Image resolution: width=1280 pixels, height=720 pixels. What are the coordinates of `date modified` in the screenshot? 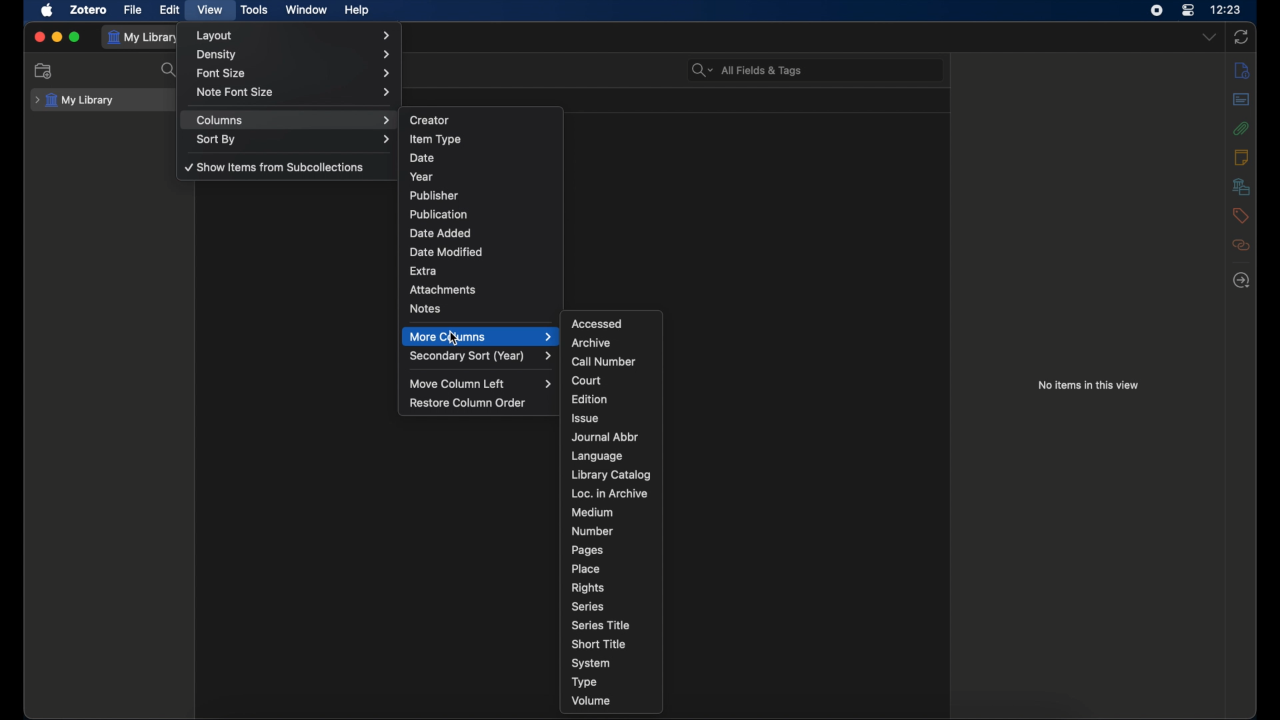 It's located at (445, 252).